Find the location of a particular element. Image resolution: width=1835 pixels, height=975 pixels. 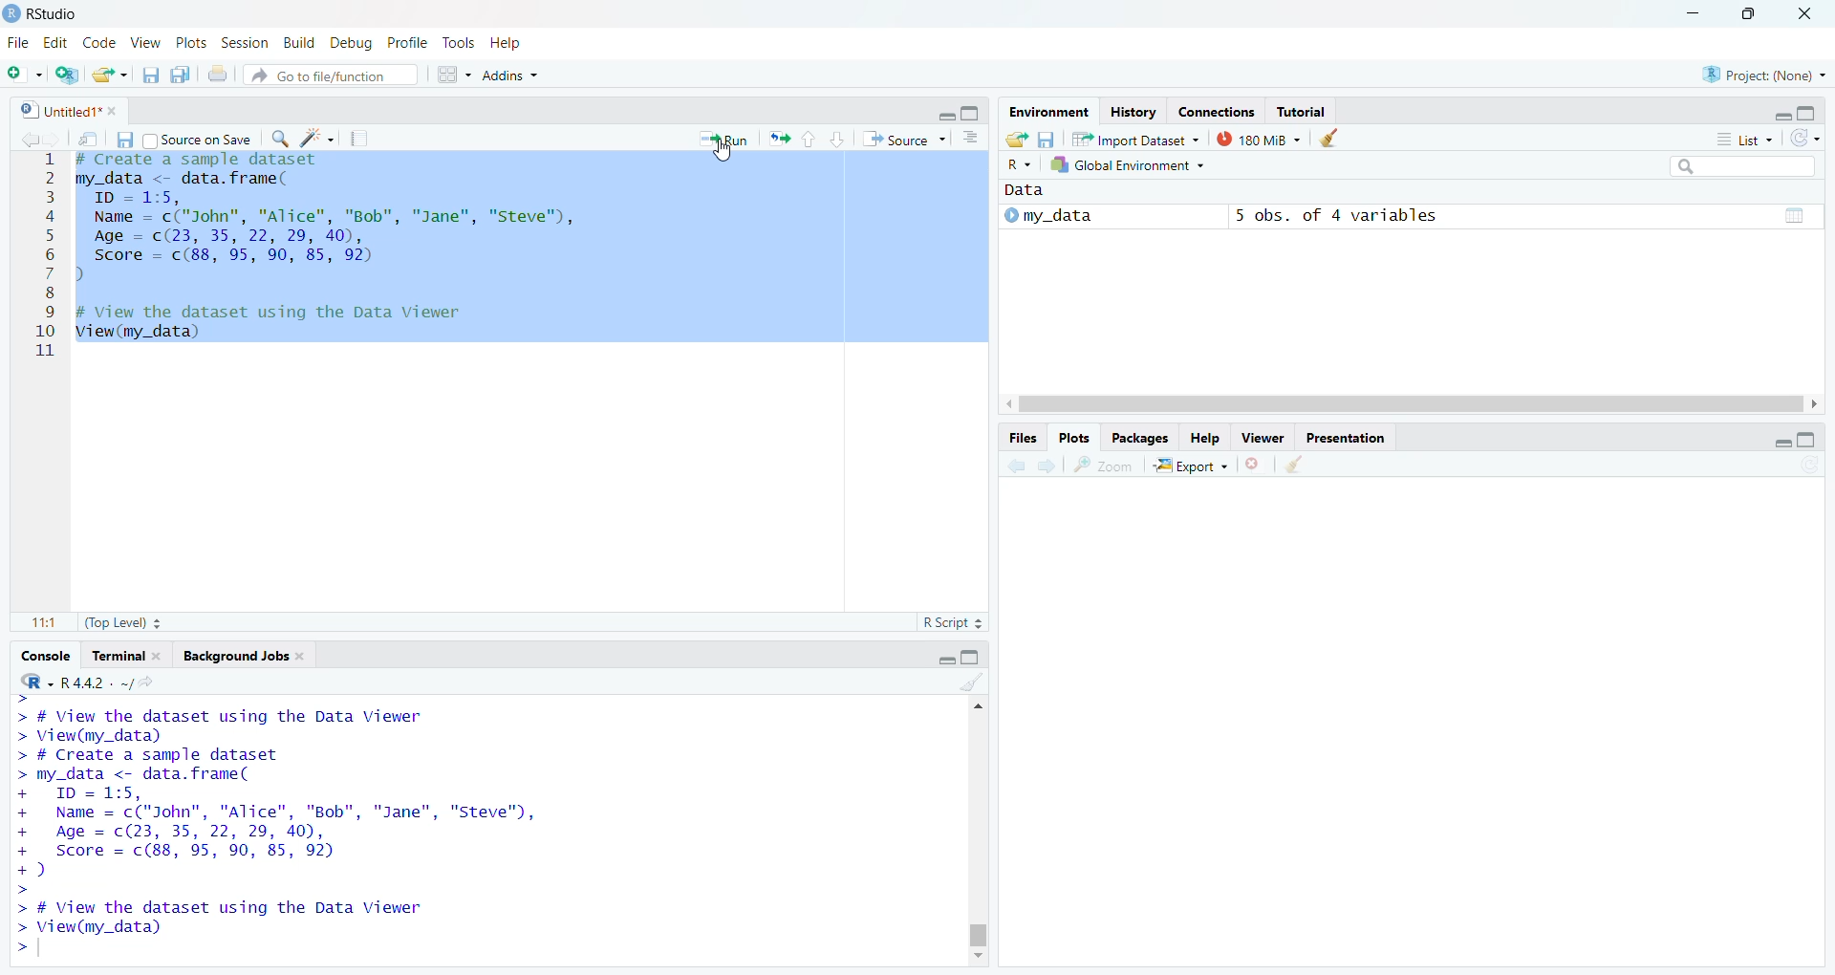

Close file is located at coordinates (1252, 467).